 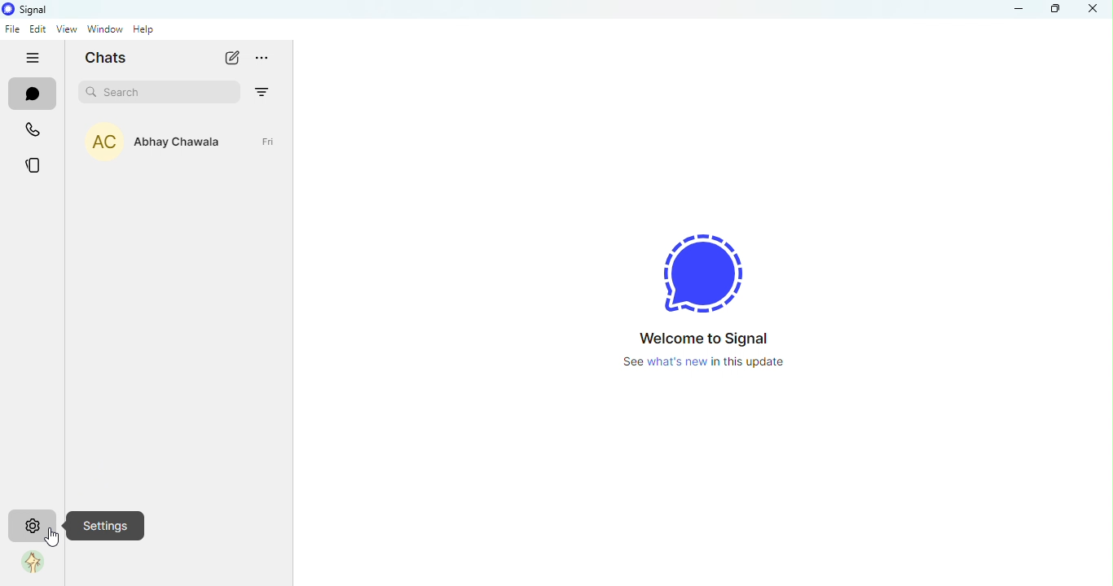 What do you see at coordinates (716, 349) in the screenshot?
I see `text` at bounding box center [716, 349].